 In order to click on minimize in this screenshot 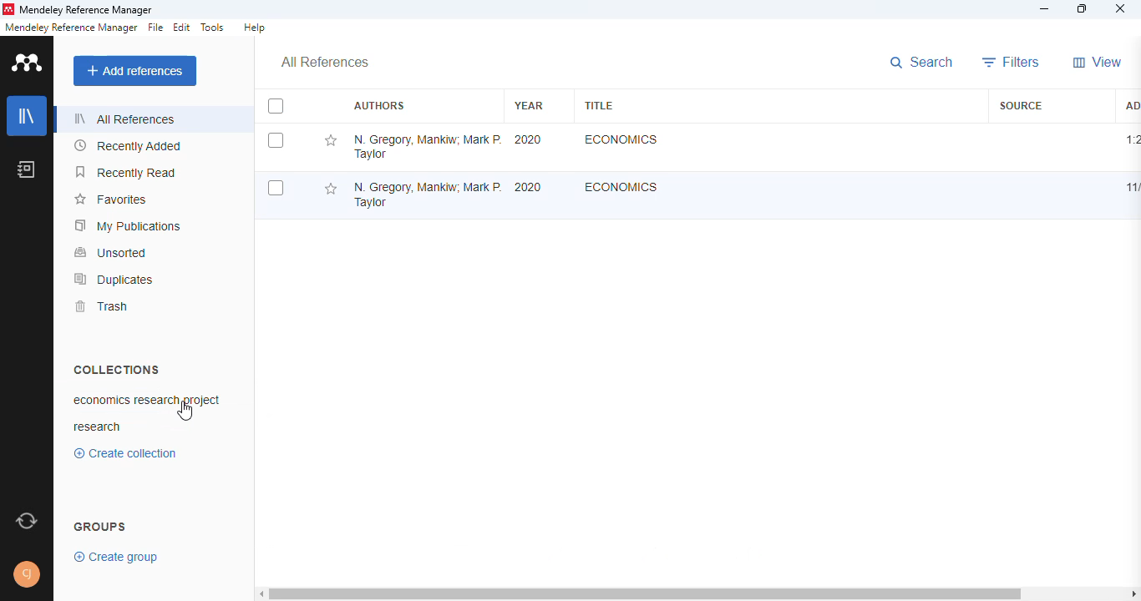, I will do `click(1046, 9)`.